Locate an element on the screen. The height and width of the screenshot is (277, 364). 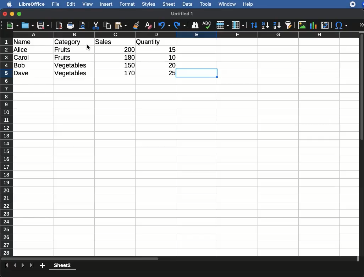
redo is located at coordinates (180, 25).